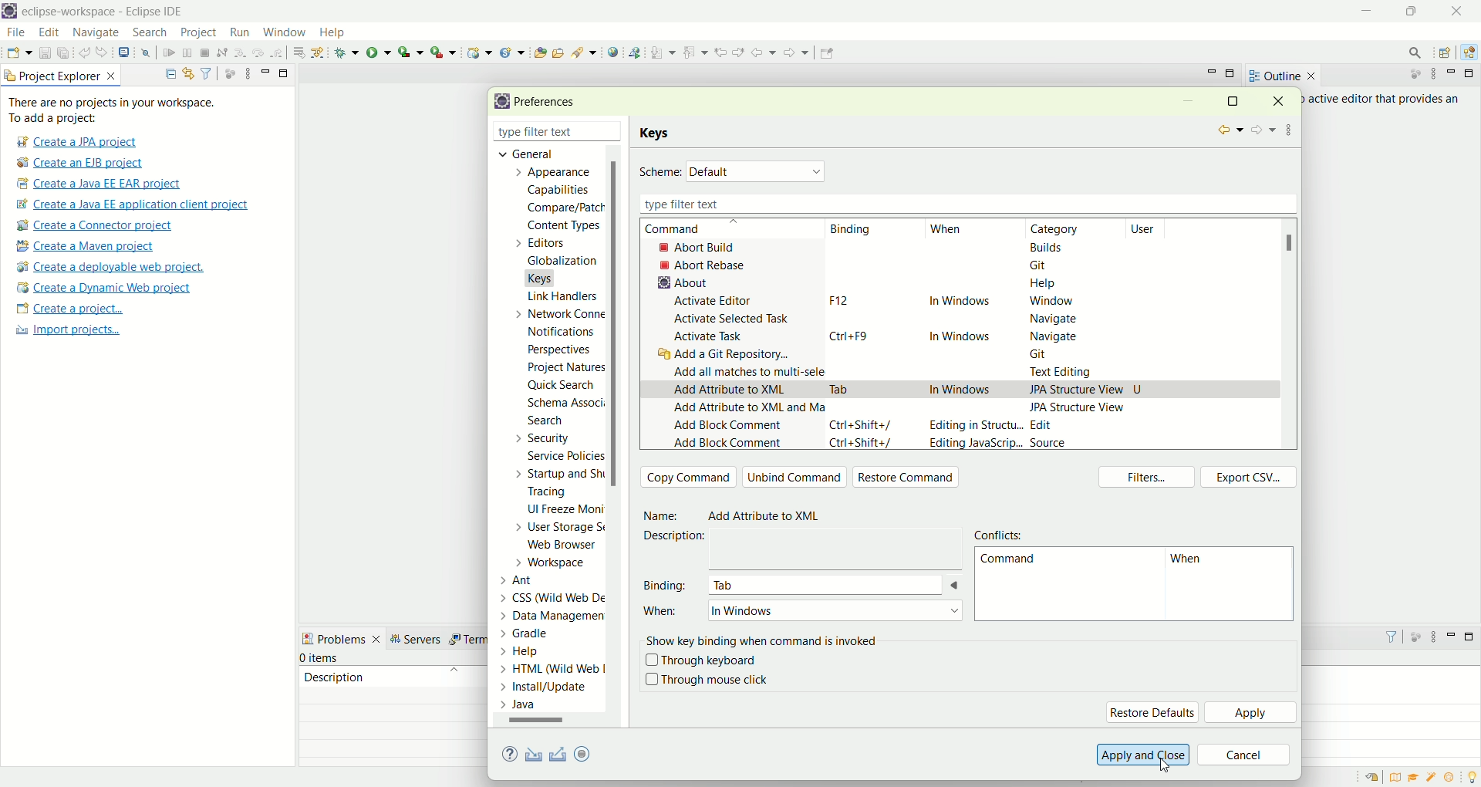 This screenshot has height=787, width=1481. Describe the element at coordinates (698, 51) in the screenshot. I see `previous annotation` at that location.